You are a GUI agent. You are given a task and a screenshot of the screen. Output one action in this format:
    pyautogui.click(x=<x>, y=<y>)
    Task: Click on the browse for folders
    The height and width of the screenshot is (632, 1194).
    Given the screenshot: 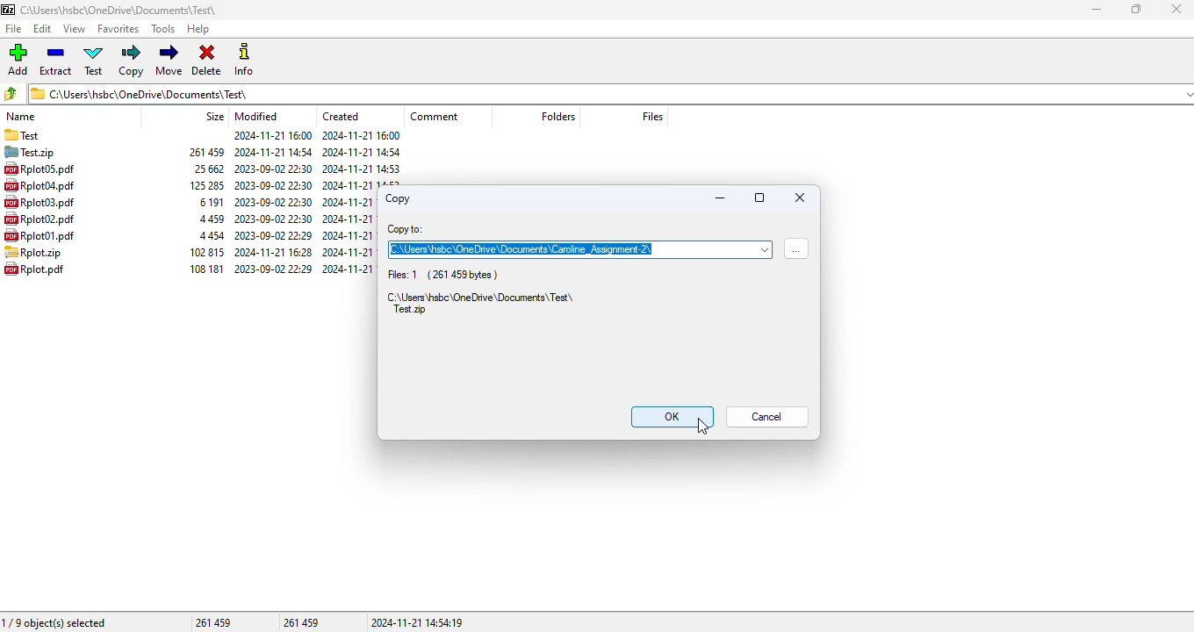 What is the action you would take?
    pyautogui.click(x=796, y=248)
    